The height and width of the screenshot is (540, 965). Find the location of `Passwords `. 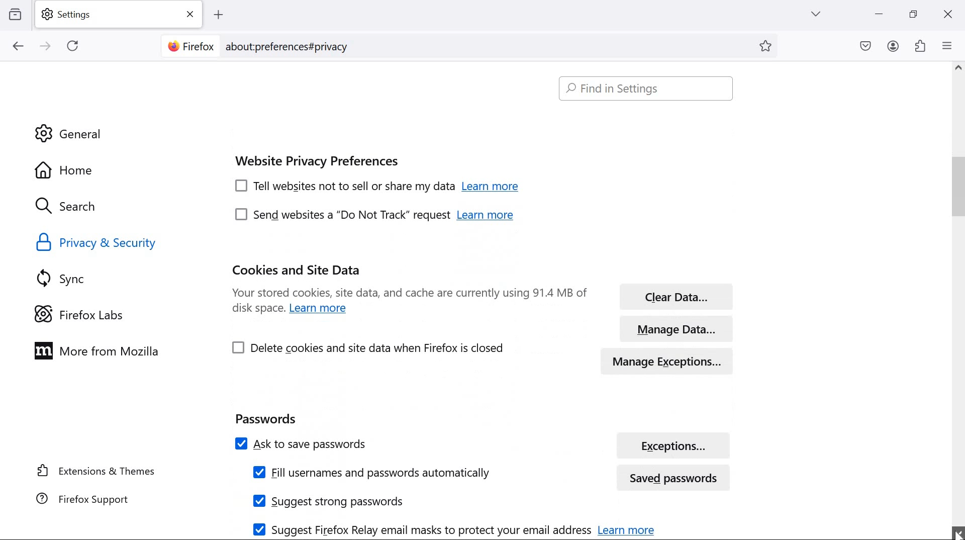

Passwords  is located at coordinates (399, 418).